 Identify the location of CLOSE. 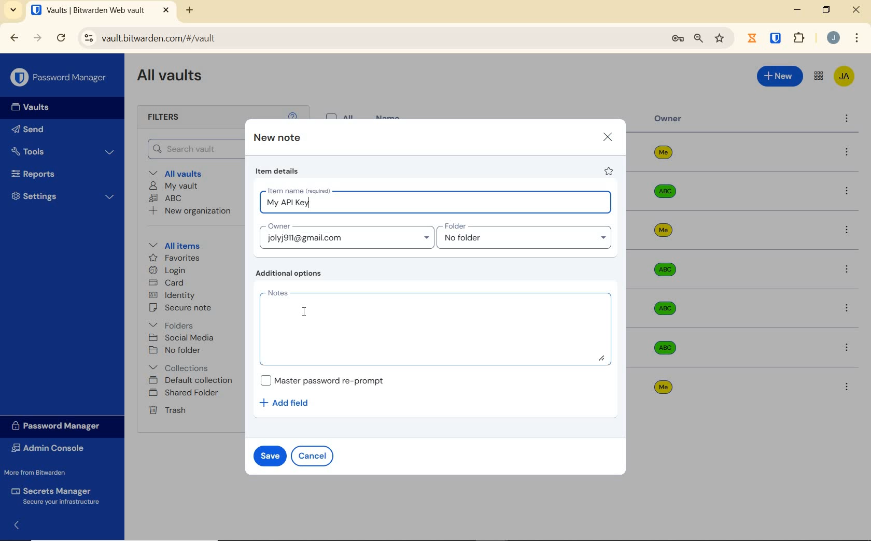
(857, 12).